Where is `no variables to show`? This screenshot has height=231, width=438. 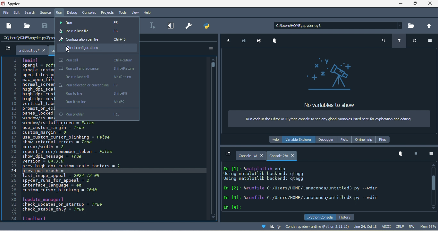 no variables to show is located at coordinates (330, 81).